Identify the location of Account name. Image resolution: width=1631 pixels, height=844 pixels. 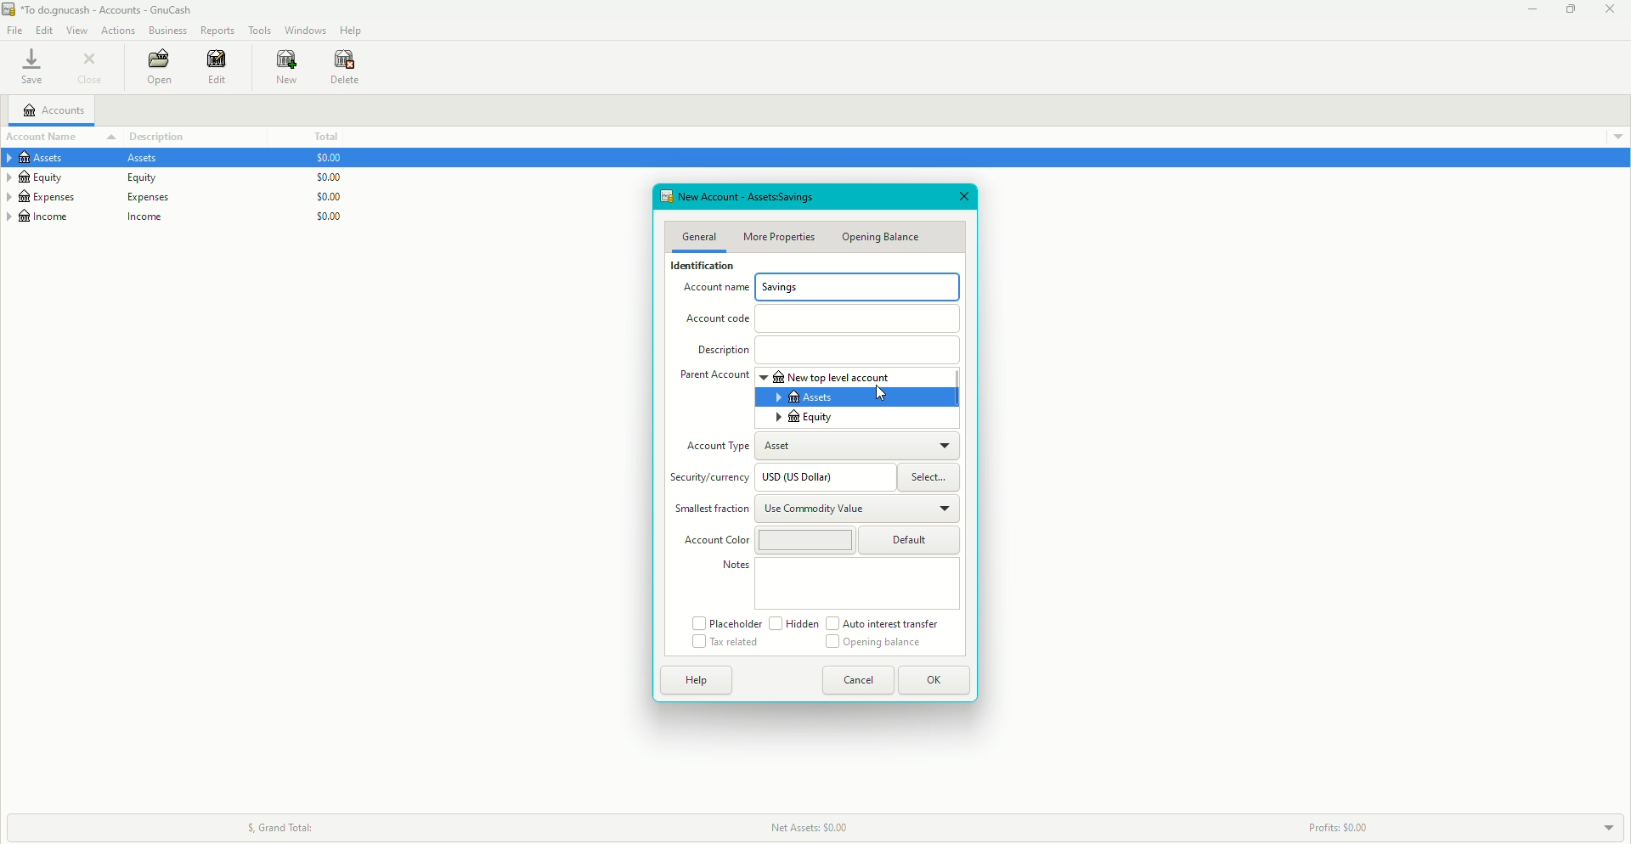
(45, 137).